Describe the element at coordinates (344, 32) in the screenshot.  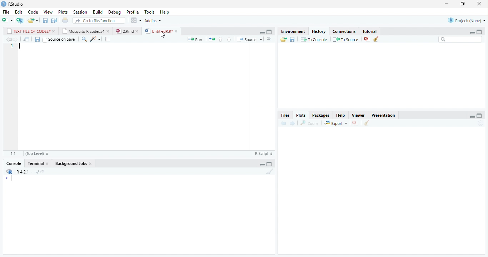
I see `Connections` at that location.